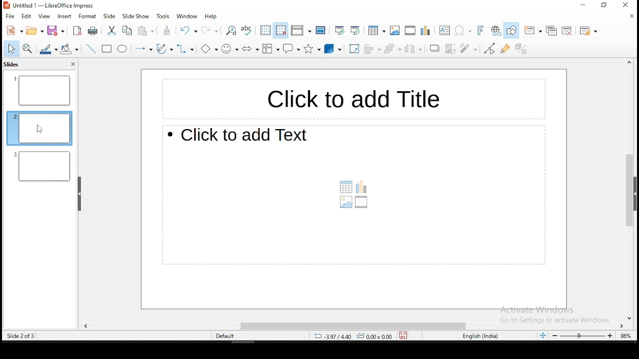 This screenshot has width=639, height=359. I want to click on english (india), so click(481, 336).